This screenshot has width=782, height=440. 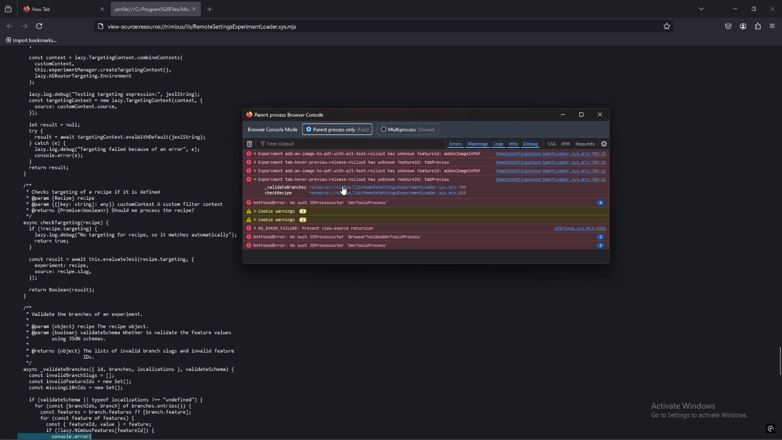 What do you see at coordinates (736, 9) in the screenshot?
I see `minimize` at bounding box center [736, 9].